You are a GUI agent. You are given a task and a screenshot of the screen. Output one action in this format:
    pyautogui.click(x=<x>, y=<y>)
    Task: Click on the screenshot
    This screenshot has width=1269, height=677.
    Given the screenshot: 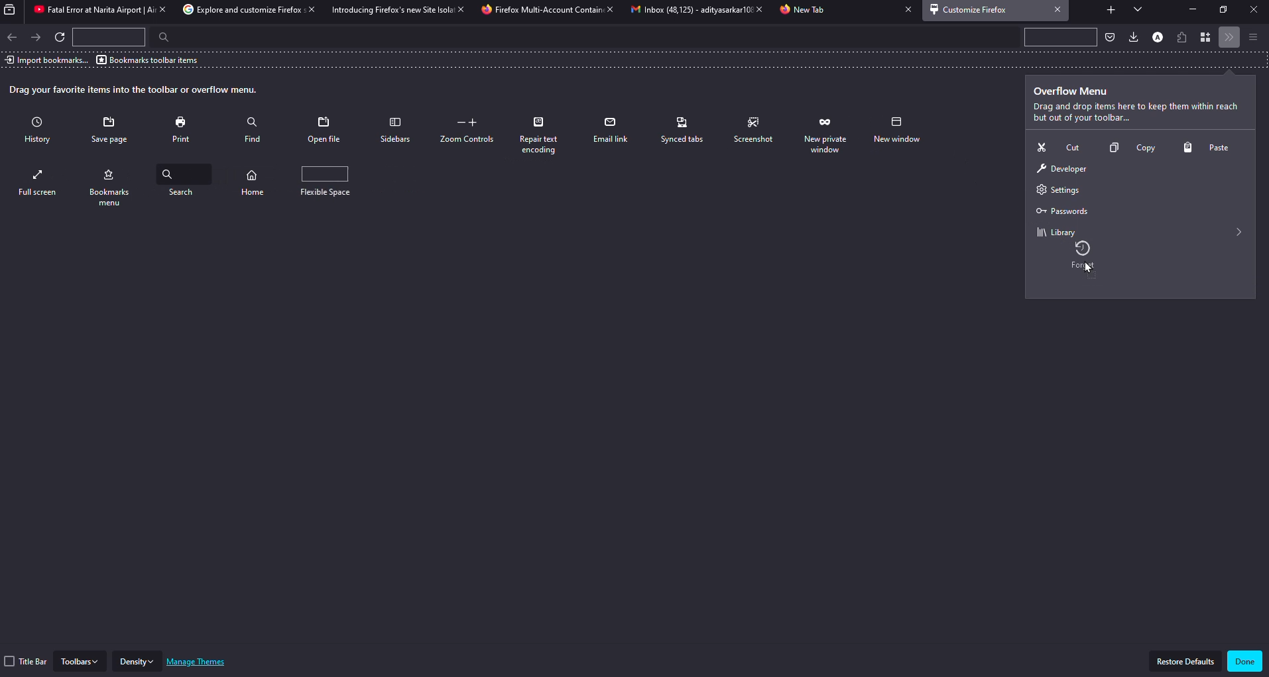 What is the action you would take?
    pyautogui.click(x=755, y=130)
    